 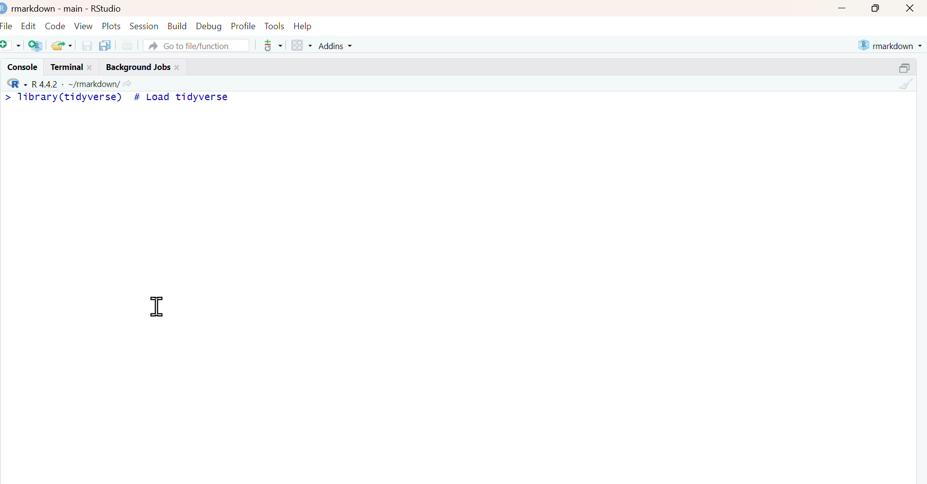 What do you see at coordinates (306, 25) in the screenshot?
I see `Help` at bounding box center [306, 25].